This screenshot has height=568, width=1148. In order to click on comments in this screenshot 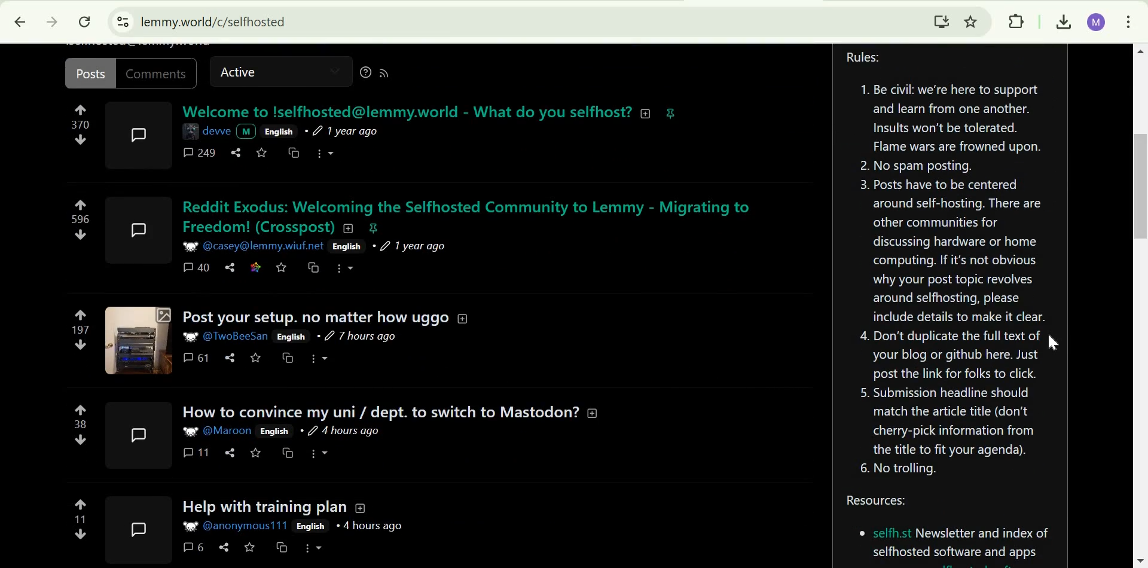, I will do `click(197, 154)`.